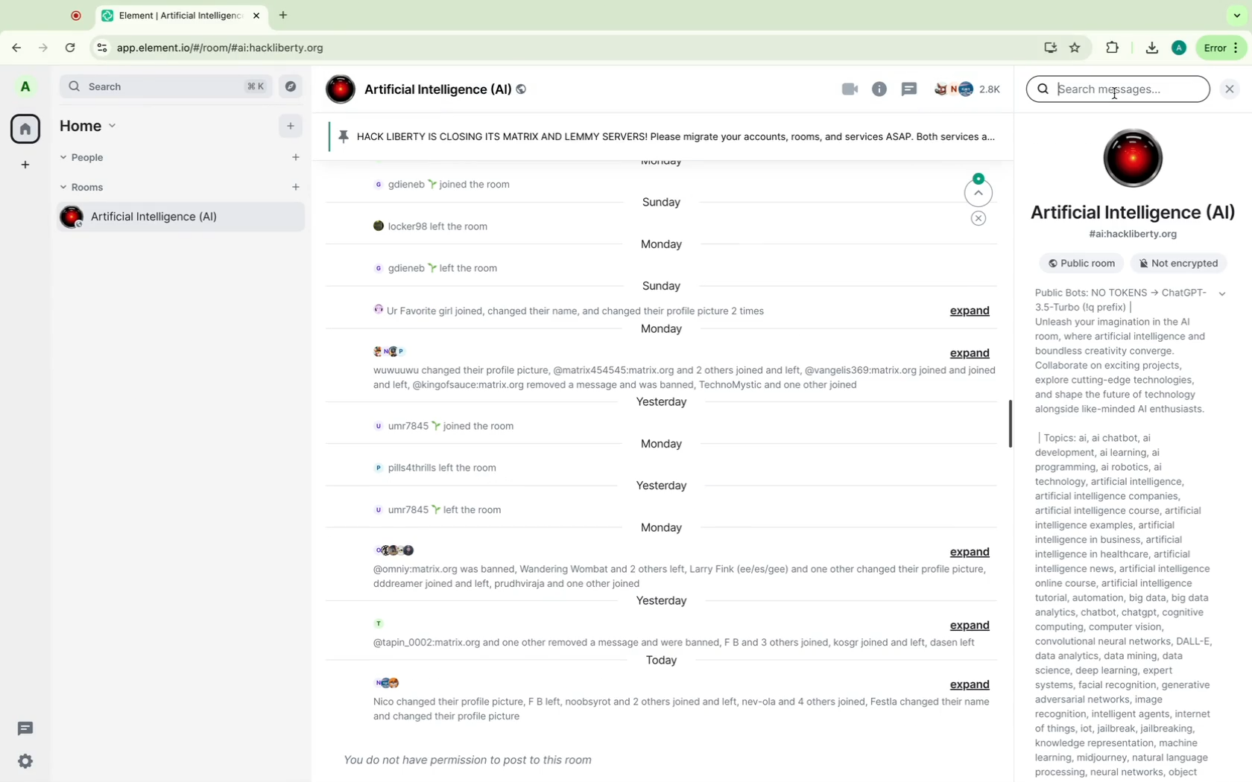  I want to click on threads, so click(909, 89).